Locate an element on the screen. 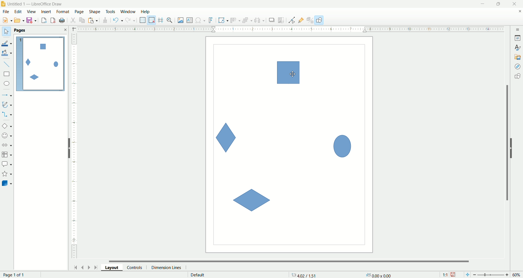 The width and height of the screenshot is (523, 278). styles is located at coordinates (518, 47).